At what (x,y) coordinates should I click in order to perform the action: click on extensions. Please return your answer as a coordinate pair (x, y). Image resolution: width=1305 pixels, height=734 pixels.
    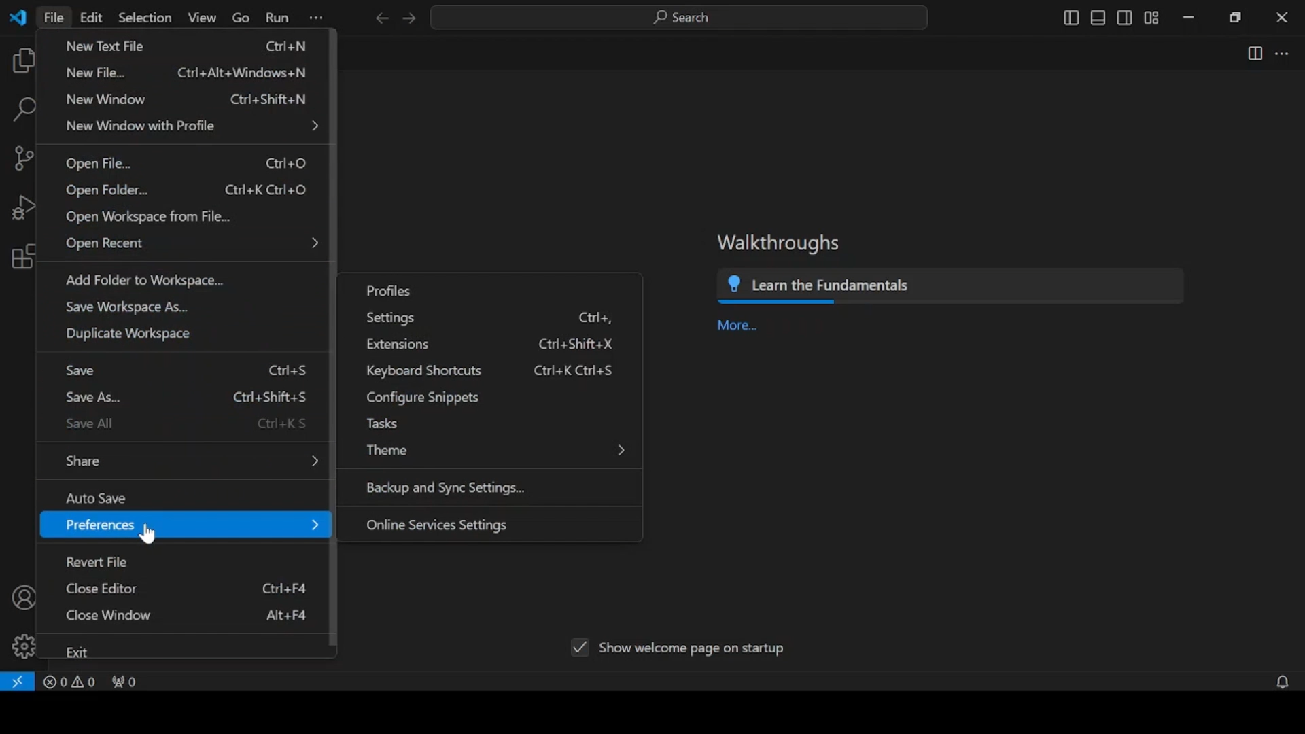
    Looking at the image, I should click on (399, 344).